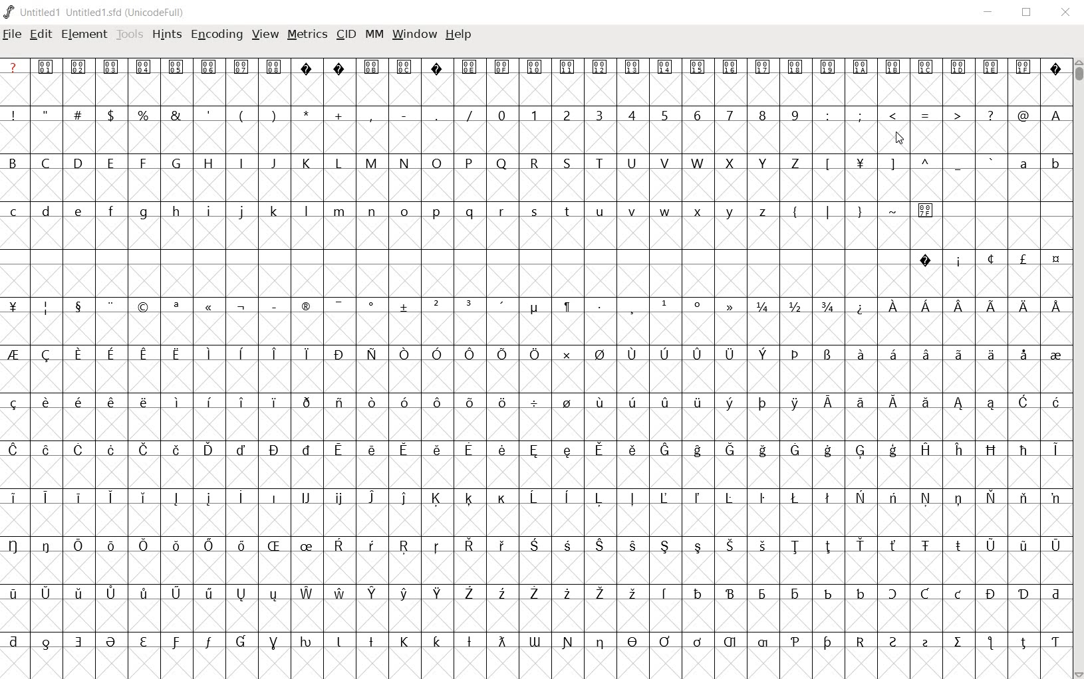 This screenshot has width=1084, height=679. Describe the element at coordinates (265, 35) in the screenshot. I see `view` at that location.